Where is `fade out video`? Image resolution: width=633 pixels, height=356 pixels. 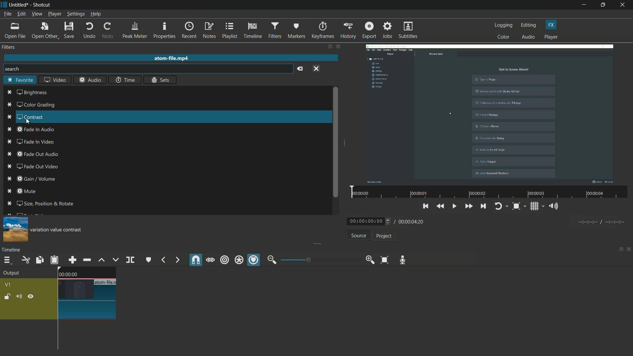
fade out video is located at coordinates (37, 166).